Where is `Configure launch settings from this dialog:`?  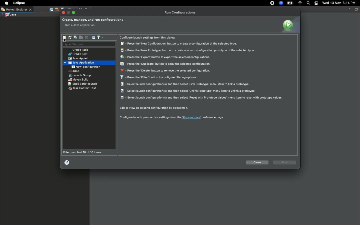
Configure launch settings from this dialog: is located at coordinates (150, 38).